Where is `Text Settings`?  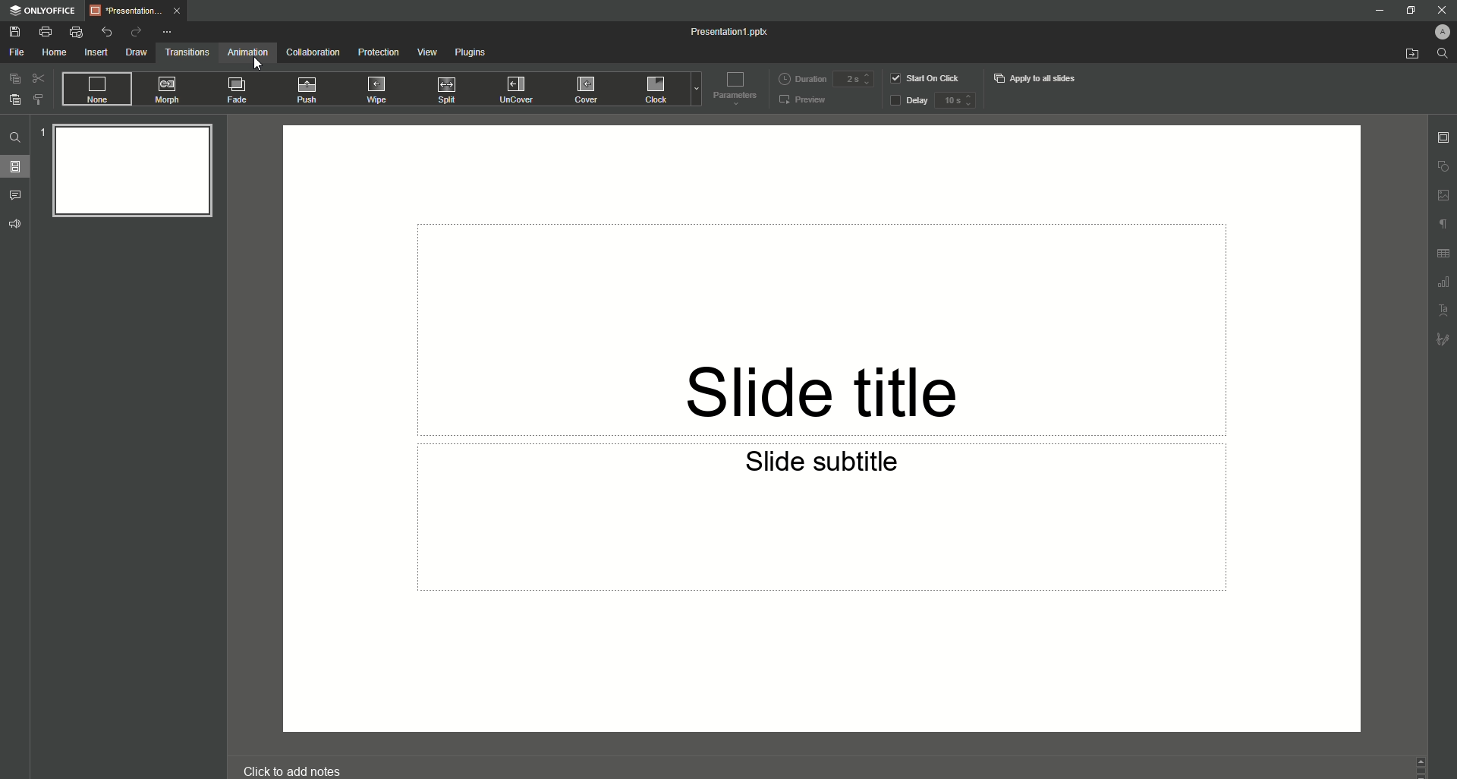 Text Settings is located at coordinates (1443, 310).